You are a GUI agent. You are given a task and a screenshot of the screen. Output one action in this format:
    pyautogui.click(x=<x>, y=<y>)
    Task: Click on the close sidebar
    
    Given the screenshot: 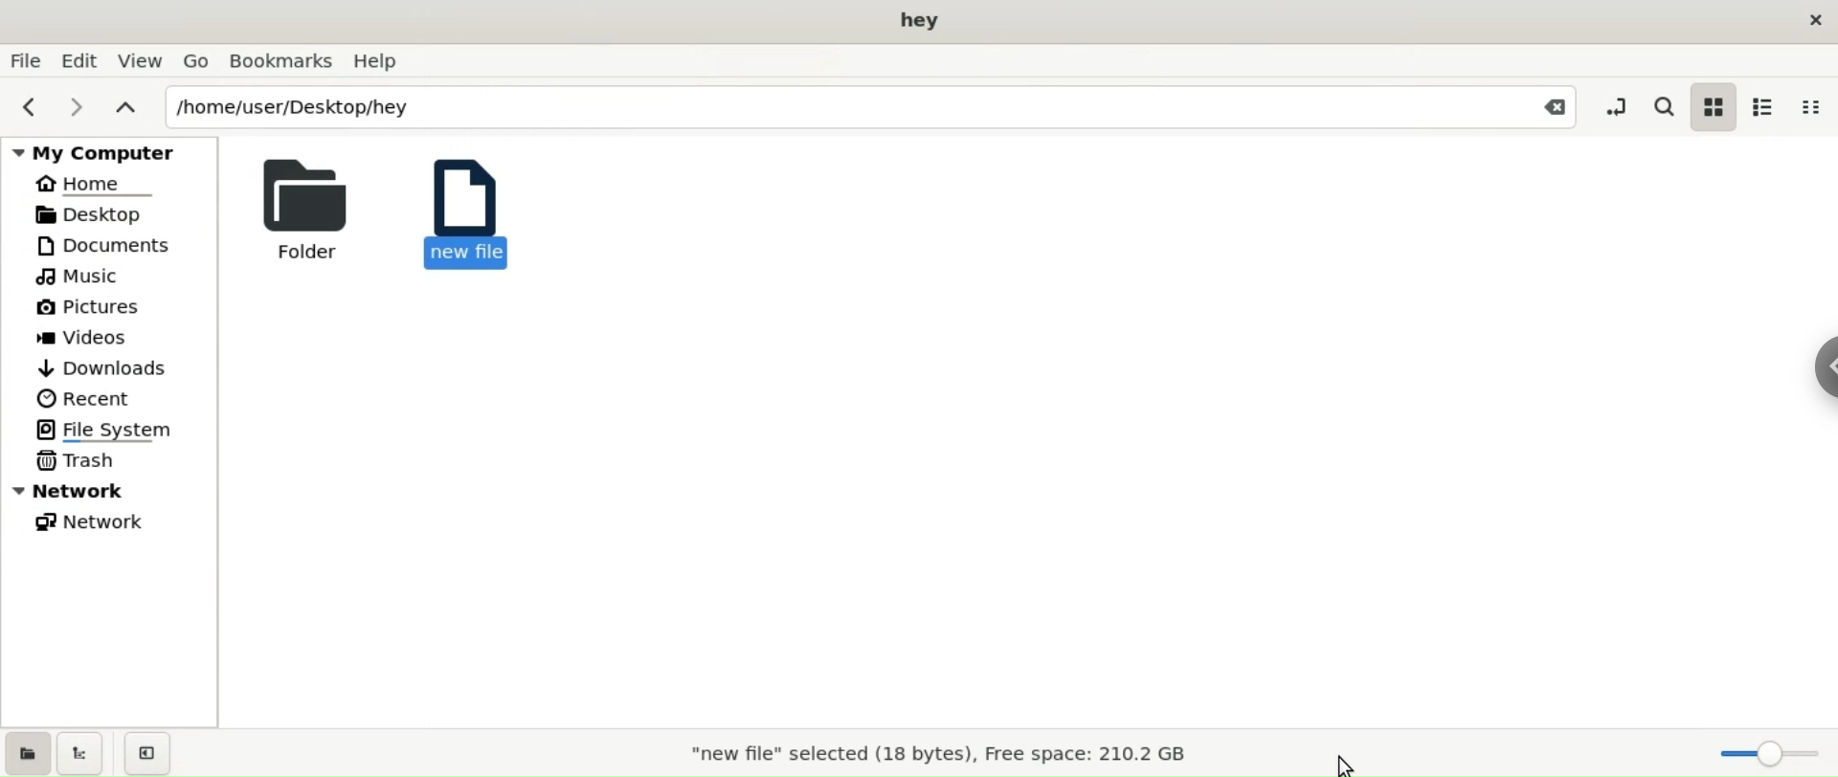 What is the action you would take?
    pyautogui.click(x=149, y=754)
    